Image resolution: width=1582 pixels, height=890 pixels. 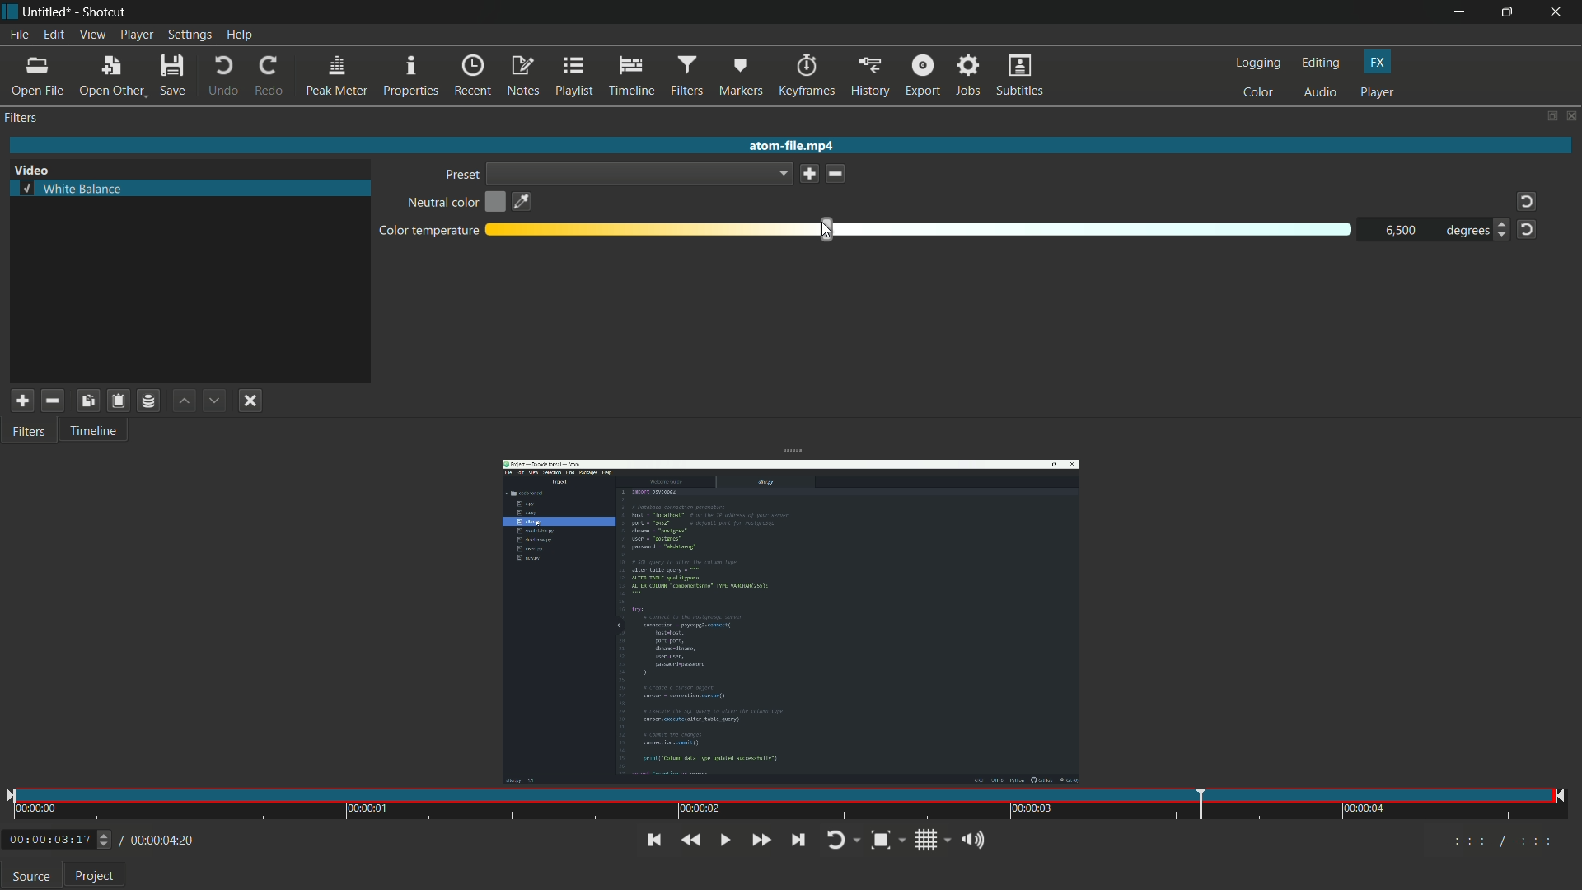 I want to click on remove selected filter, so click(x=53, y=401).